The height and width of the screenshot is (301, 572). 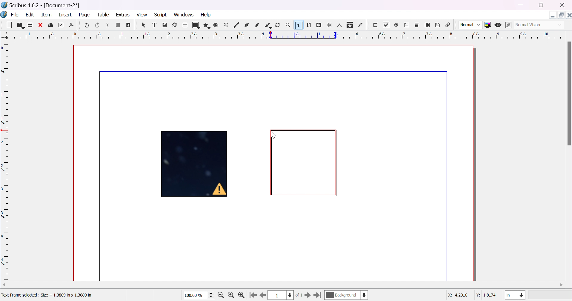 I want to click on radio button, so click(x=397, y=25).